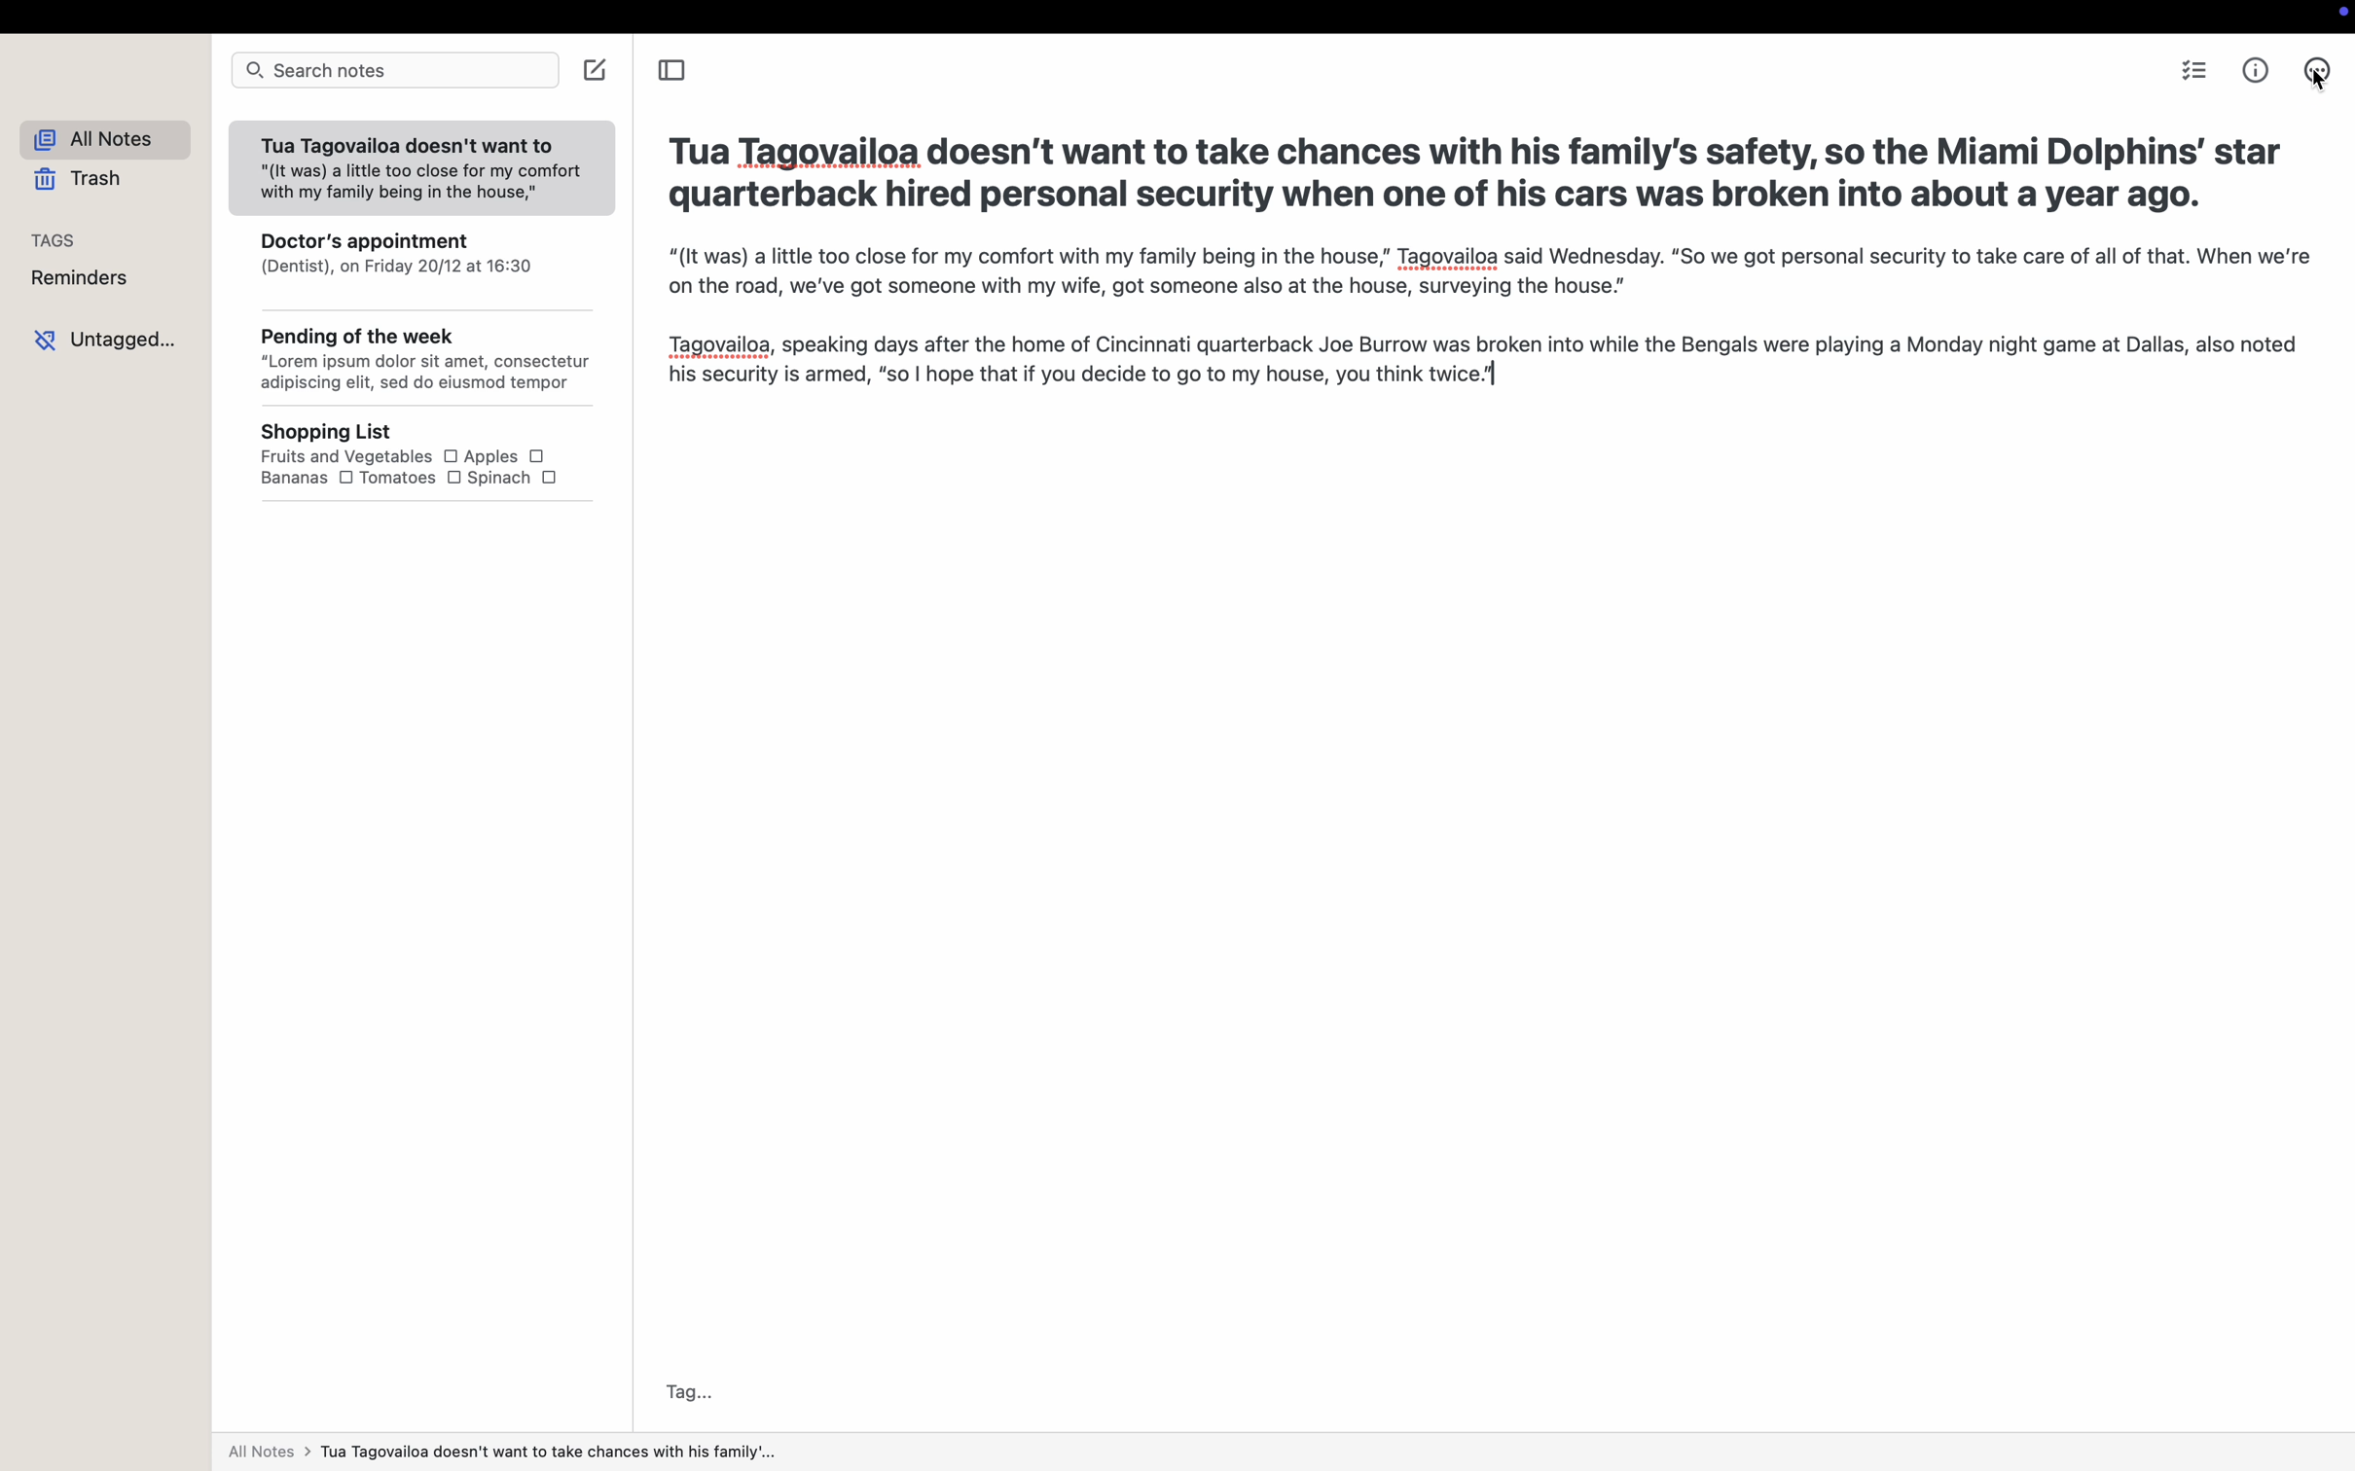 This screenshot has width=2355, height=1471. I want to click on check list, so click(2197, 73).